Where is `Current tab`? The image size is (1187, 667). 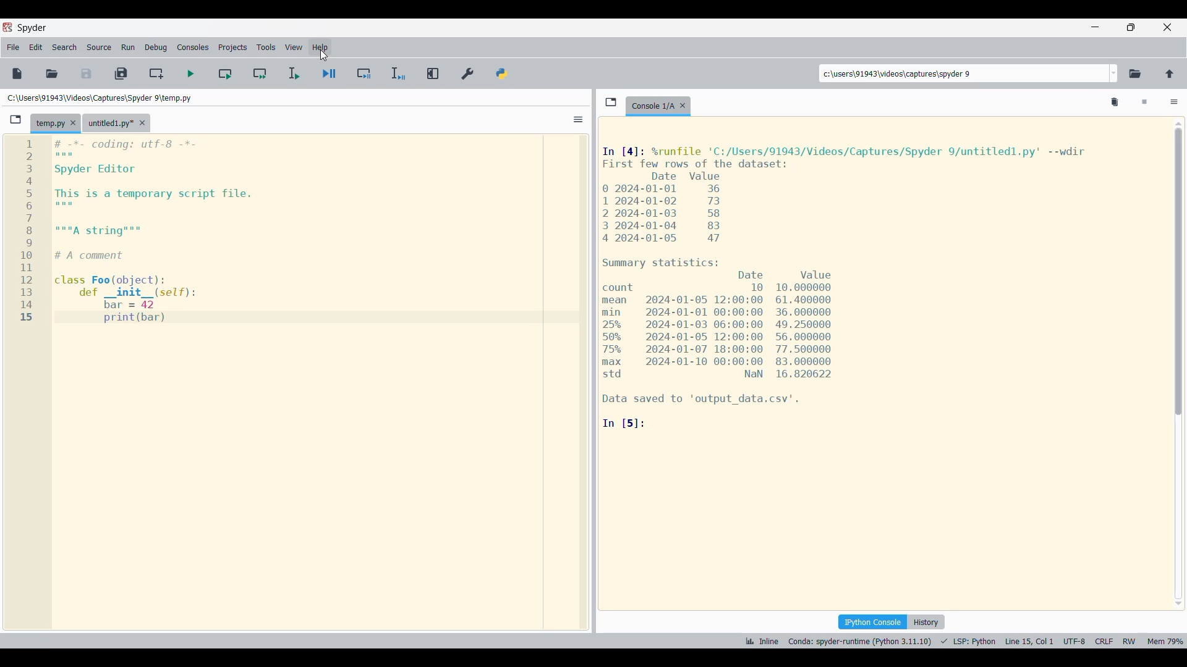
Current tab is located at coordinates (652, 106).